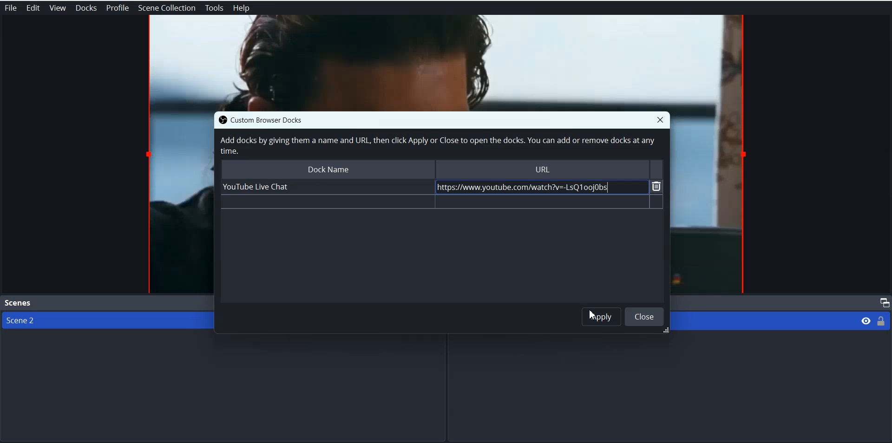  Describe the element at coordinates (436, 146) in the screenshot. I see `Add docks by giving them a name and URL, then click Apply or Close to open the docks. You can add or remove docks at any
time.` at that location.